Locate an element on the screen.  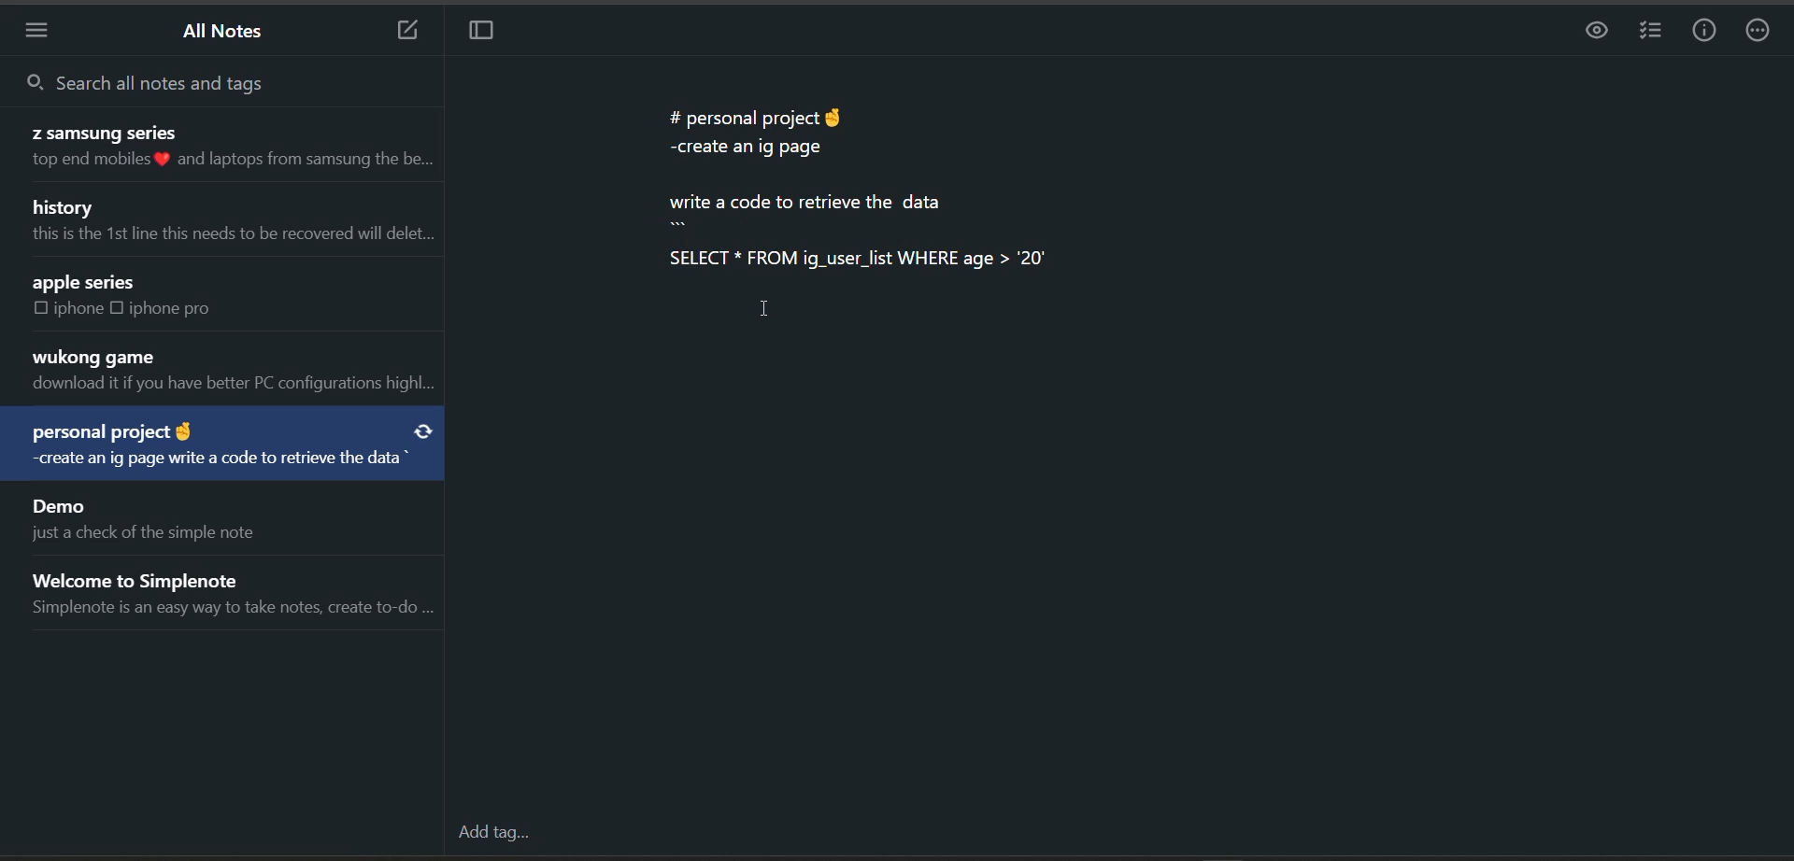
# personal project §

-create an ig page

write a code to retrieve the data

SELECT * FROM ig_user_list WHERE age > ‘20 is located at coordinates (861, 186).